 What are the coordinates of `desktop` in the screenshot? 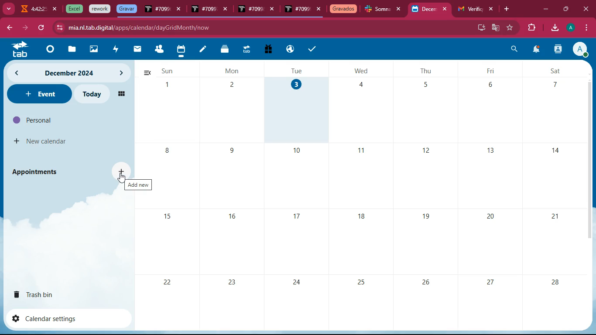 It's located at (480, 27).